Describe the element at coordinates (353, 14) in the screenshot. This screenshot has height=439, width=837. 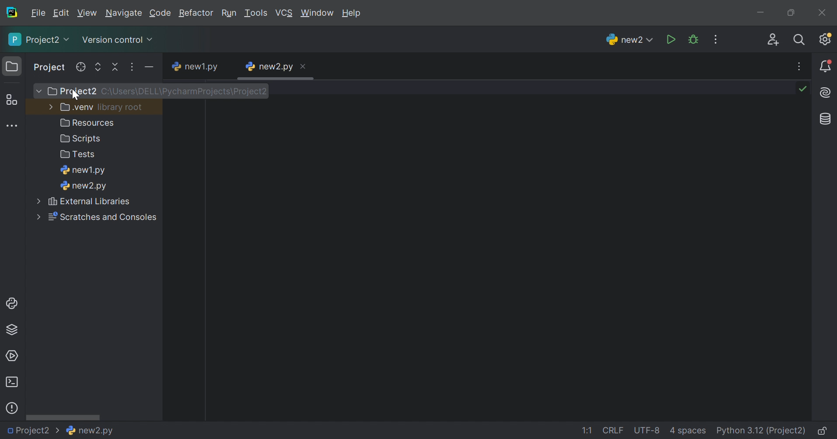
I see `Help` at that location.